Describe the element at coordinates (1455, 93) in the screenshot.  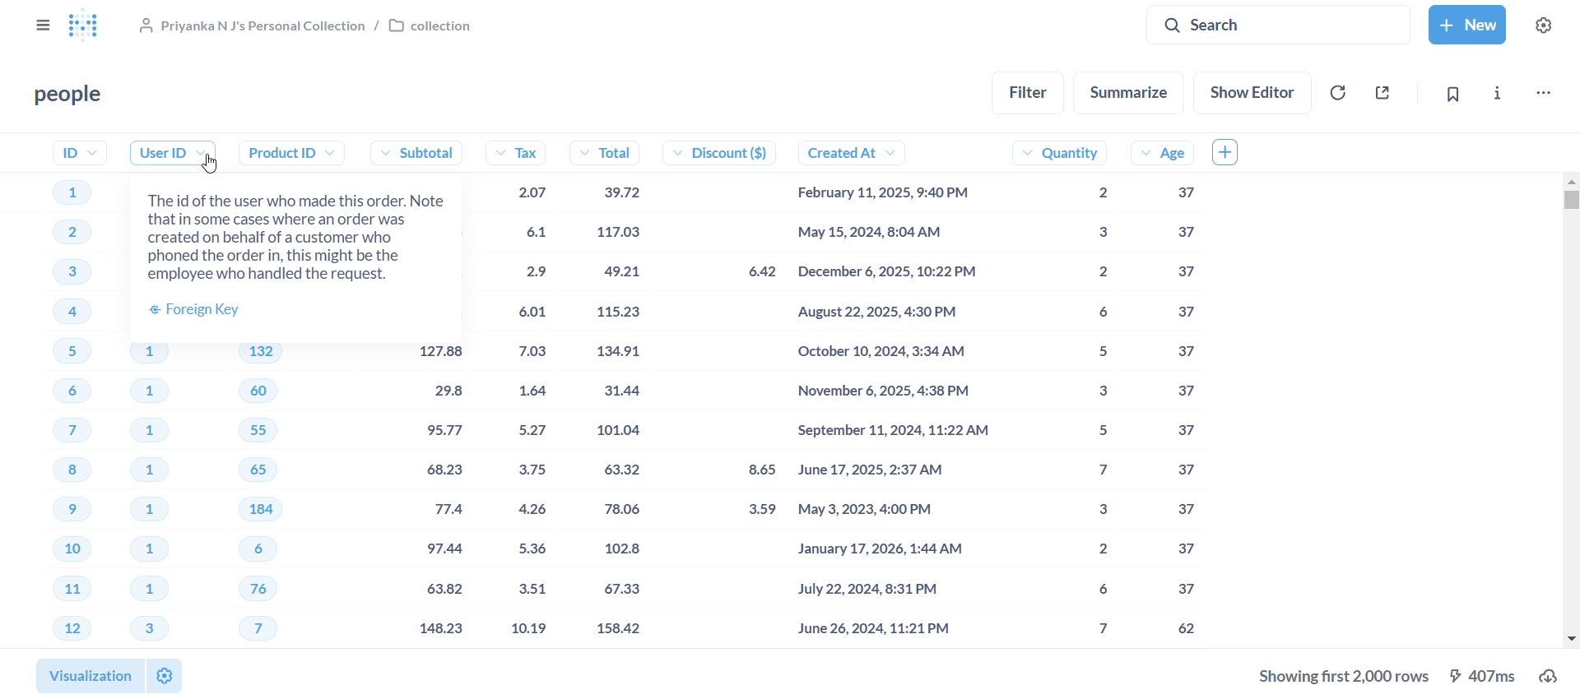
I see `bookmark` at that location.